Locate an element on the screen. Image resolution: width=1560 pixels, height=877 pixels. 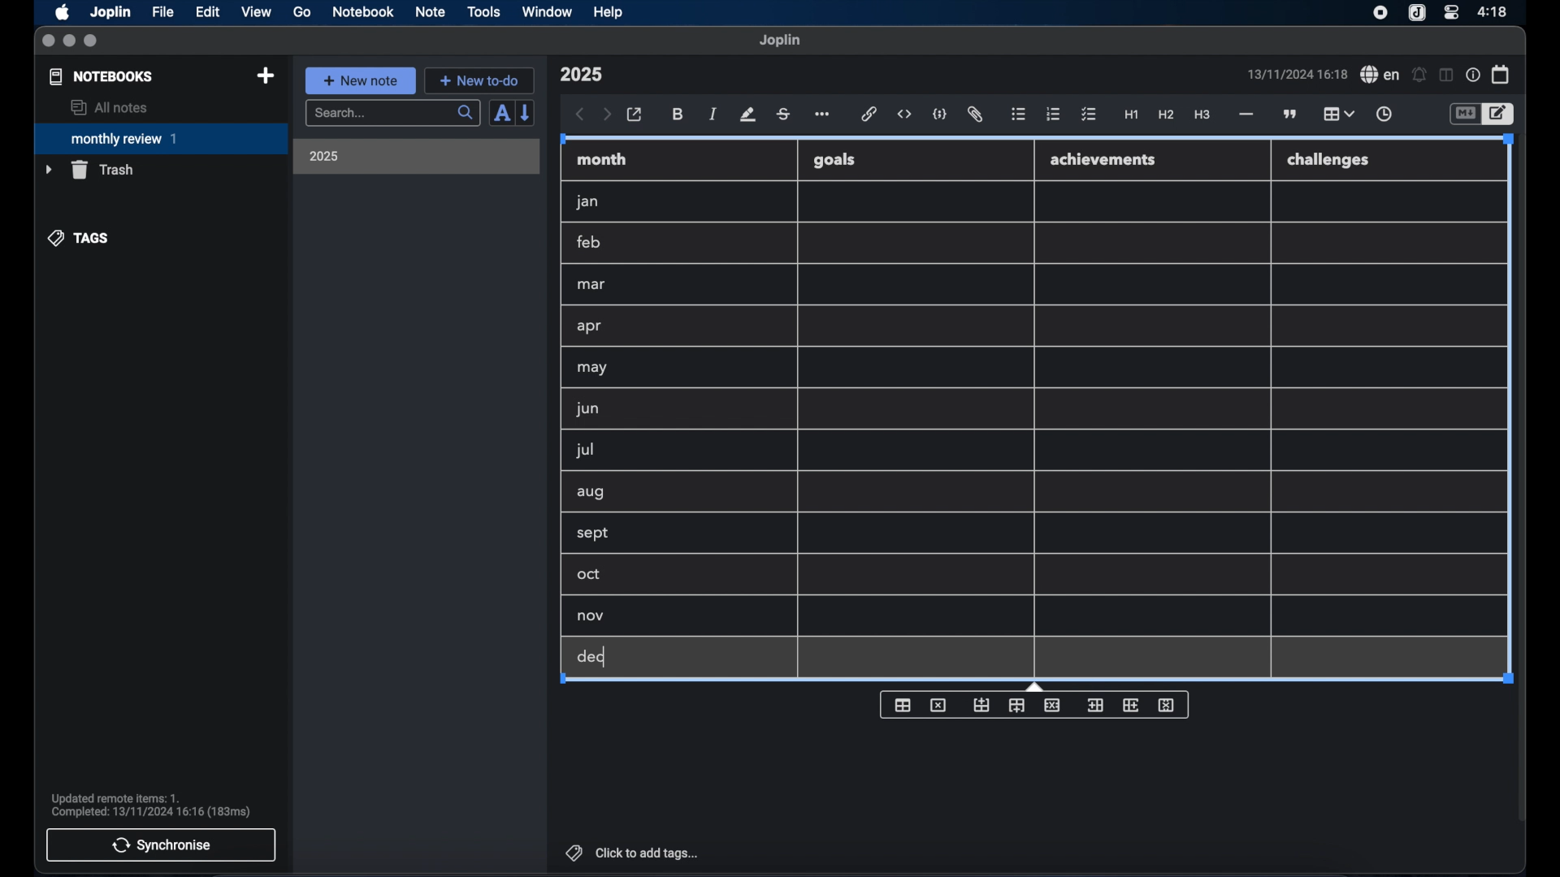
minimize is located at coordinates (69, 41).